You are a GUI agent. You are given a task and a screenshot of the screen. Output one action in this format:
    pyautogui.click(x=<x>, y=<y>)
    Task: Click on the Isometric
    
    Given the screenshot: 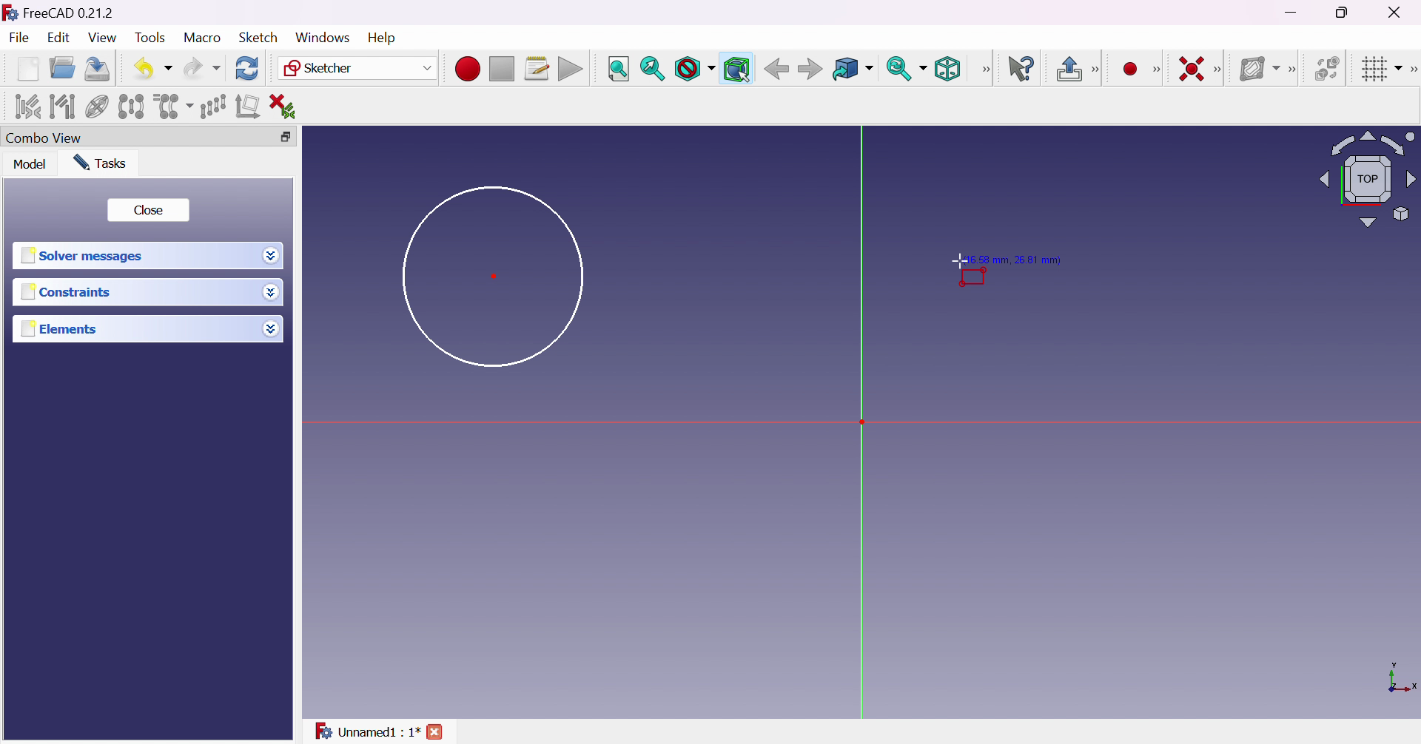 What is the action you would take?
    pyautogui.click(x=947, y=70)
    